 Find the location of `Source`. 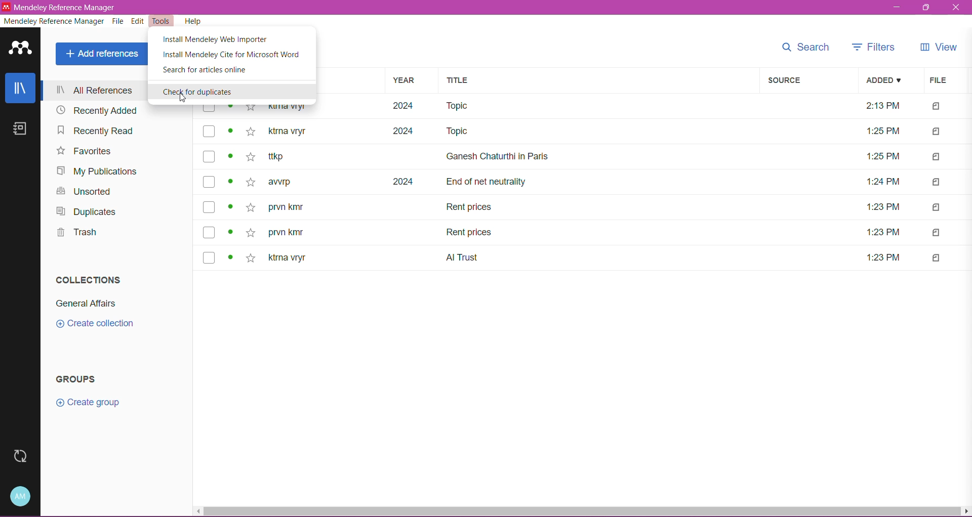

Source is located at coordinates (812, 80).